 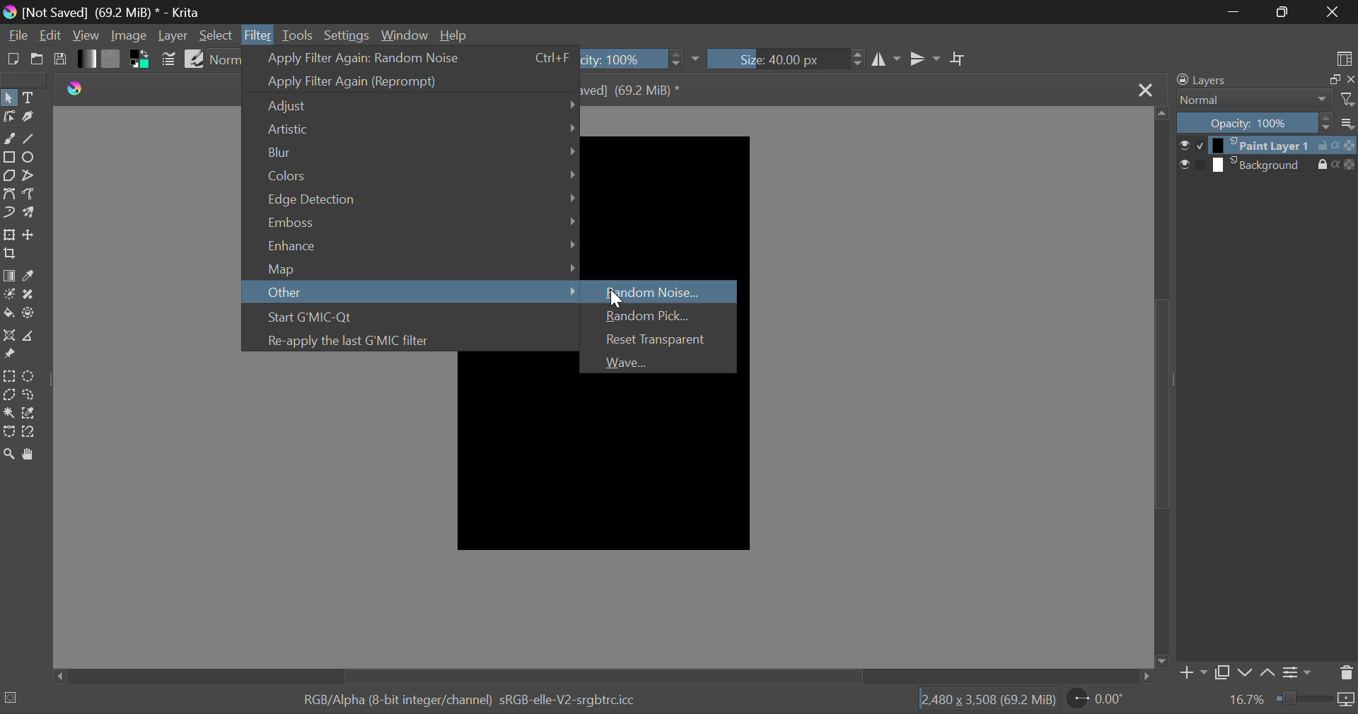 I want to click on Similar Color Selector, so click(x=30, y=415).